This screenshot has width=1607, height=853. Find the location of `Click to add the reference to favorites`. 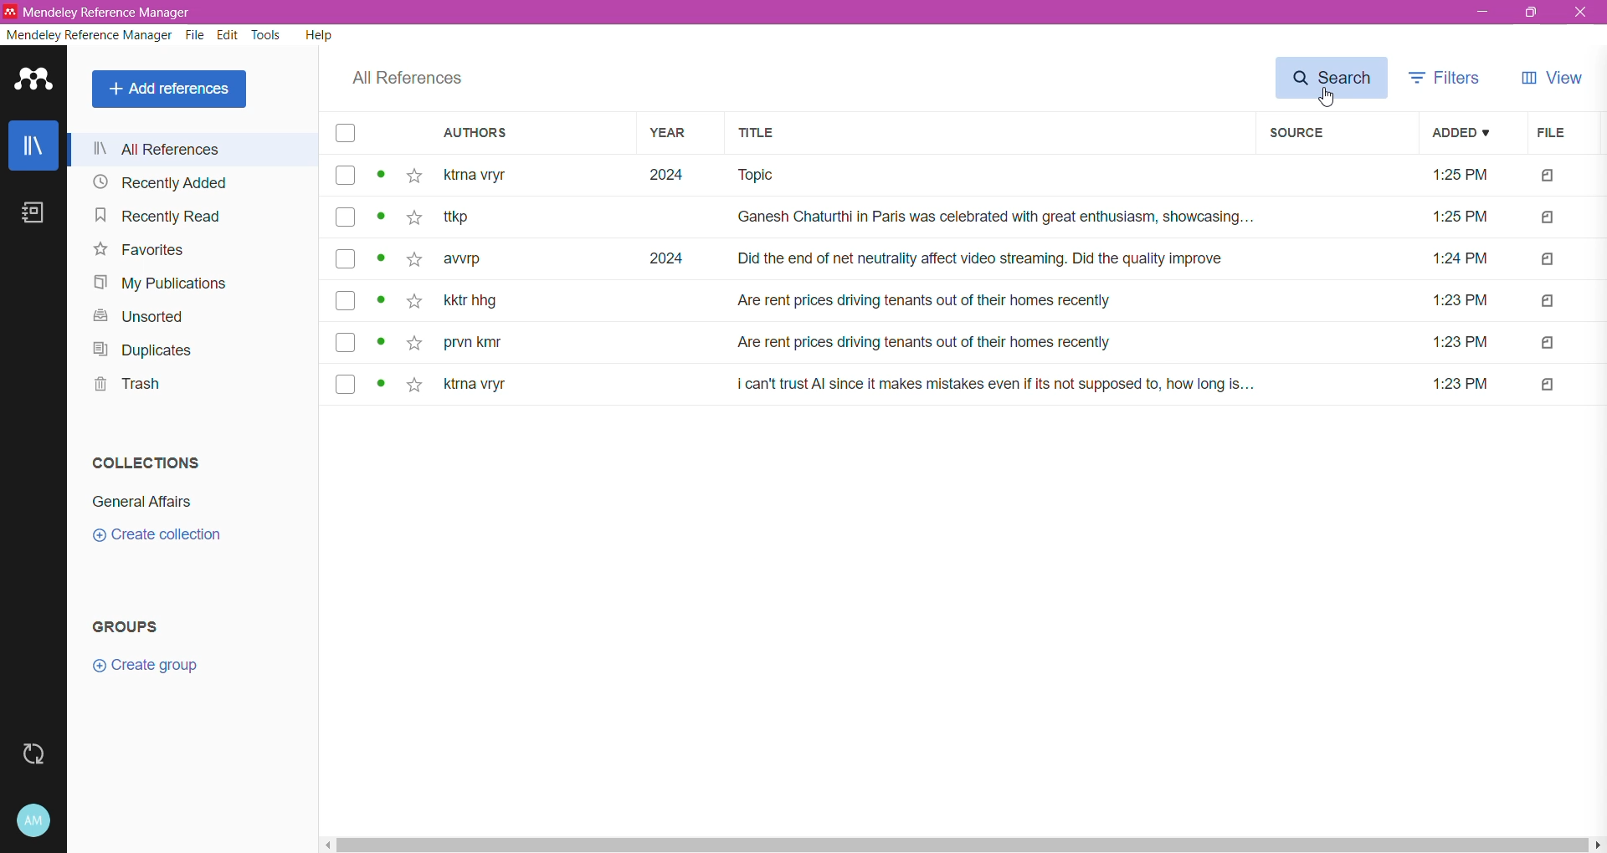

Click to add the reference to favorites is located at coordinates (414, 177).